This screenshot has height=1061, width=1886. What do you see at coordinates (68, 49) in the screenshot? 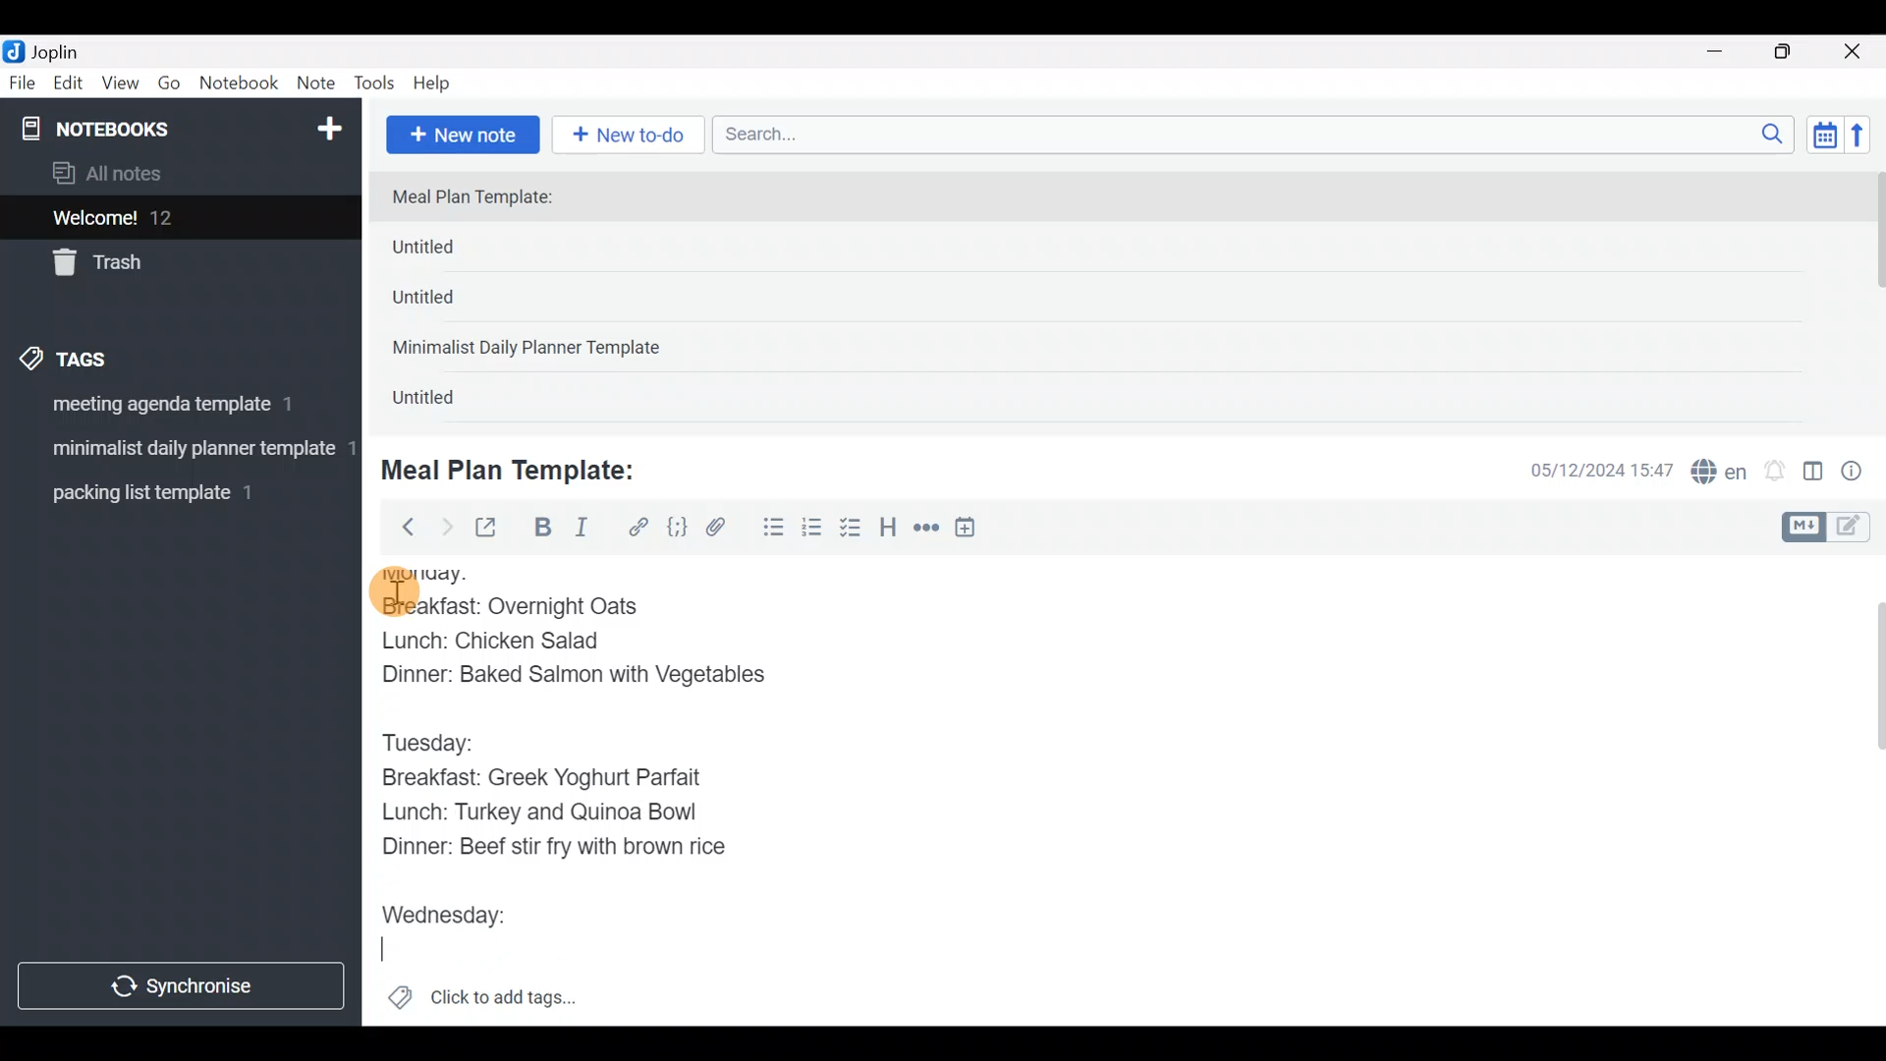
I see `Joplin` at bounding box center [68, 49].